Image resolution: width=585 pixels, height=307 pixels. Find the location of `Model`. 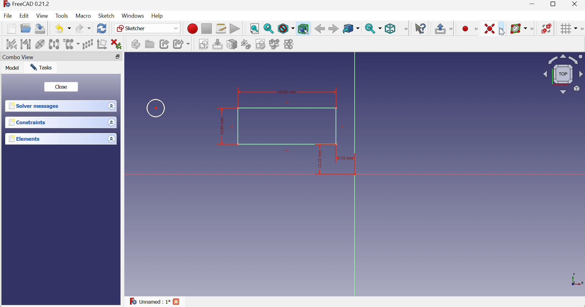

Model is located at coordinates (12, 67).